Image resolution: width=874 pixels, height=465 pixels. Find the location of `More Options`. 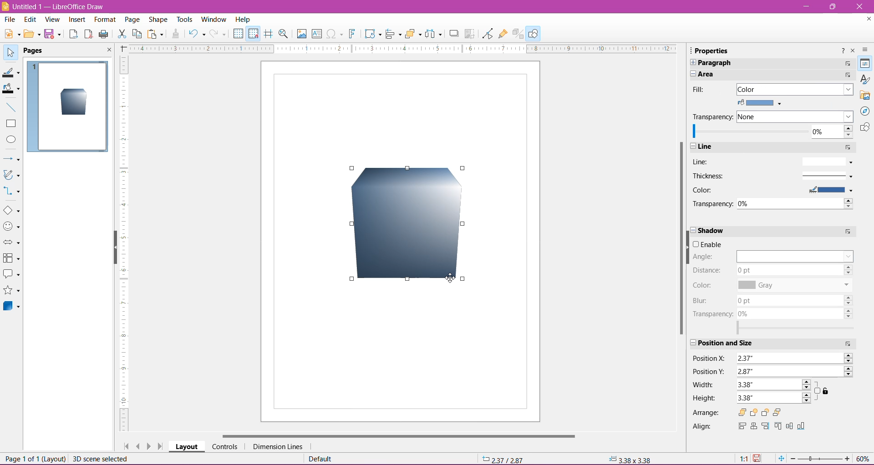

More Options is located at coordinates (845, 147).